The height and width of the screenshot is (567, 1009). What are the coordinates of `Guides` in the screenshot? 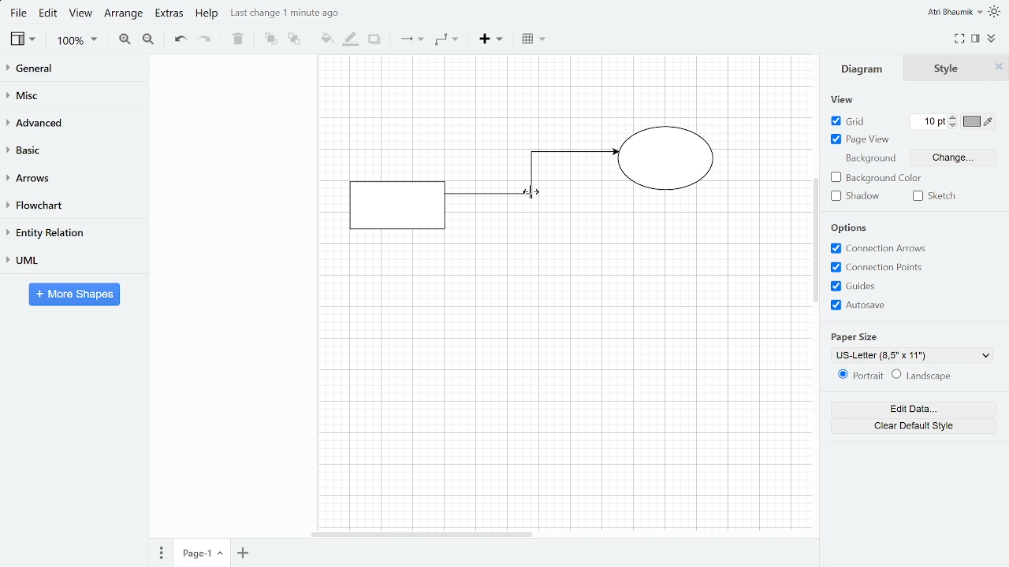 It's located at (883, 286).